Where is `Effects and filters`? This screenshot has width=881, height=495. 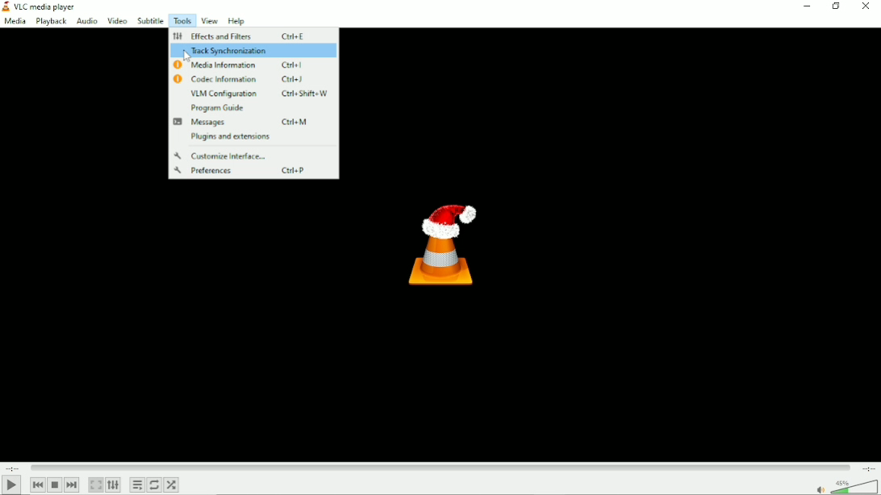
Effects and filters is located at coordinates (240, 35).